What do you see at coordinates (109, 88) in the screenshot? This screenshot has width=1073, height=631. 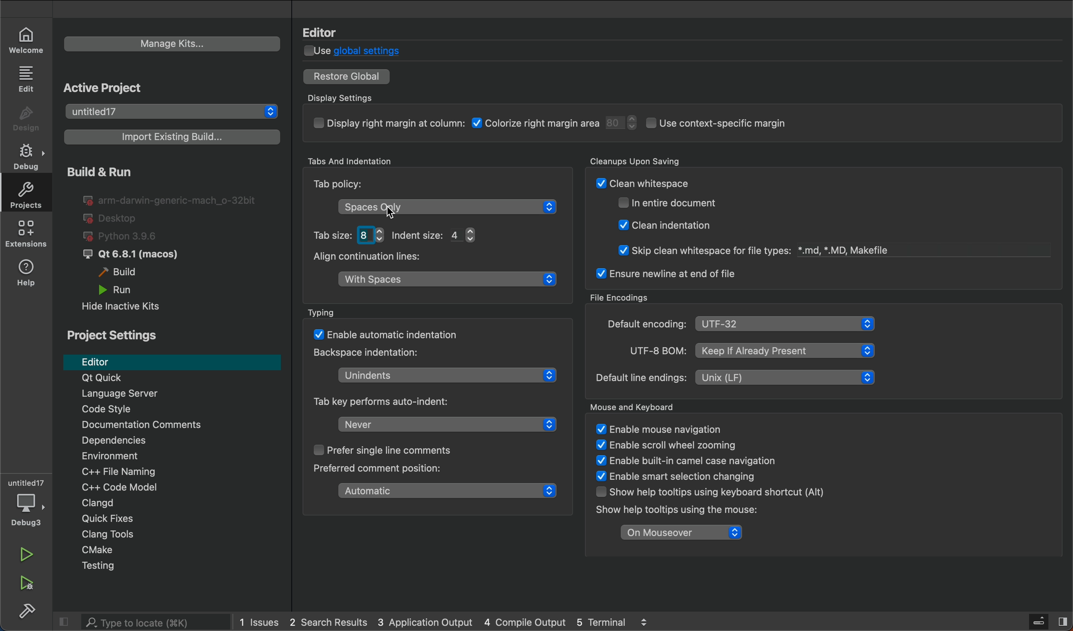 I see `Active Project` at bounding box center [109, 88].